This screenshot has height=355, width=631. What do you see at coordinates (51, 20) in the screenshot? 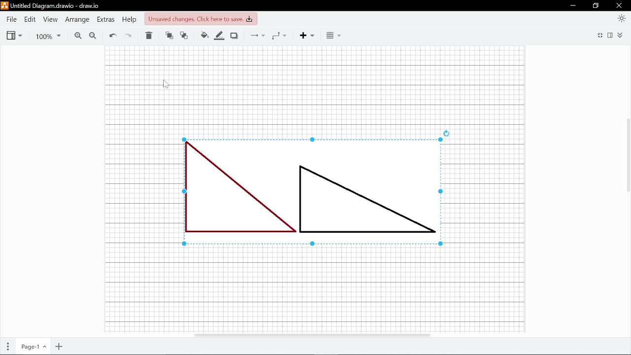
I see `View` at bounding box center [51, 20].